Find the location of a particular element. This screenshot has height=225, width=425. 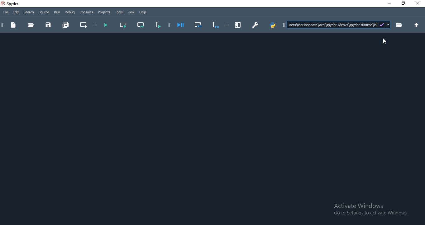

Default Start Pane is located at coordinates (211, 128).